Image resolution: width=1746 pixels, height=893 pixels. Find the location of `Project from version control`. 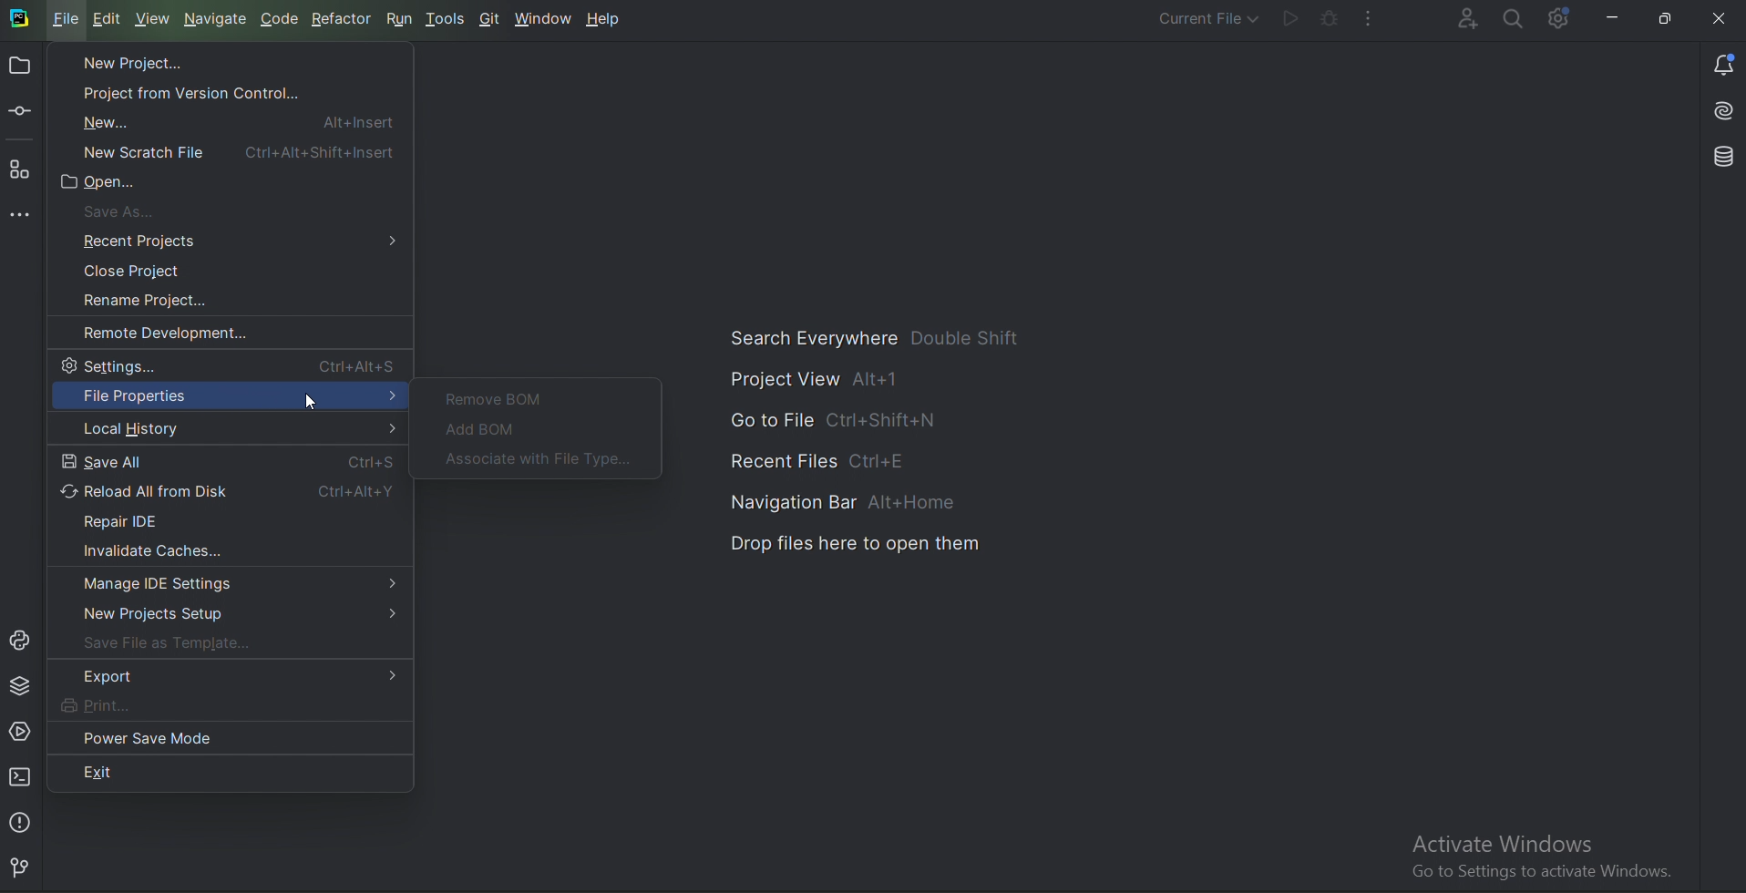

Project from version control is located at coordinates (200, 88).